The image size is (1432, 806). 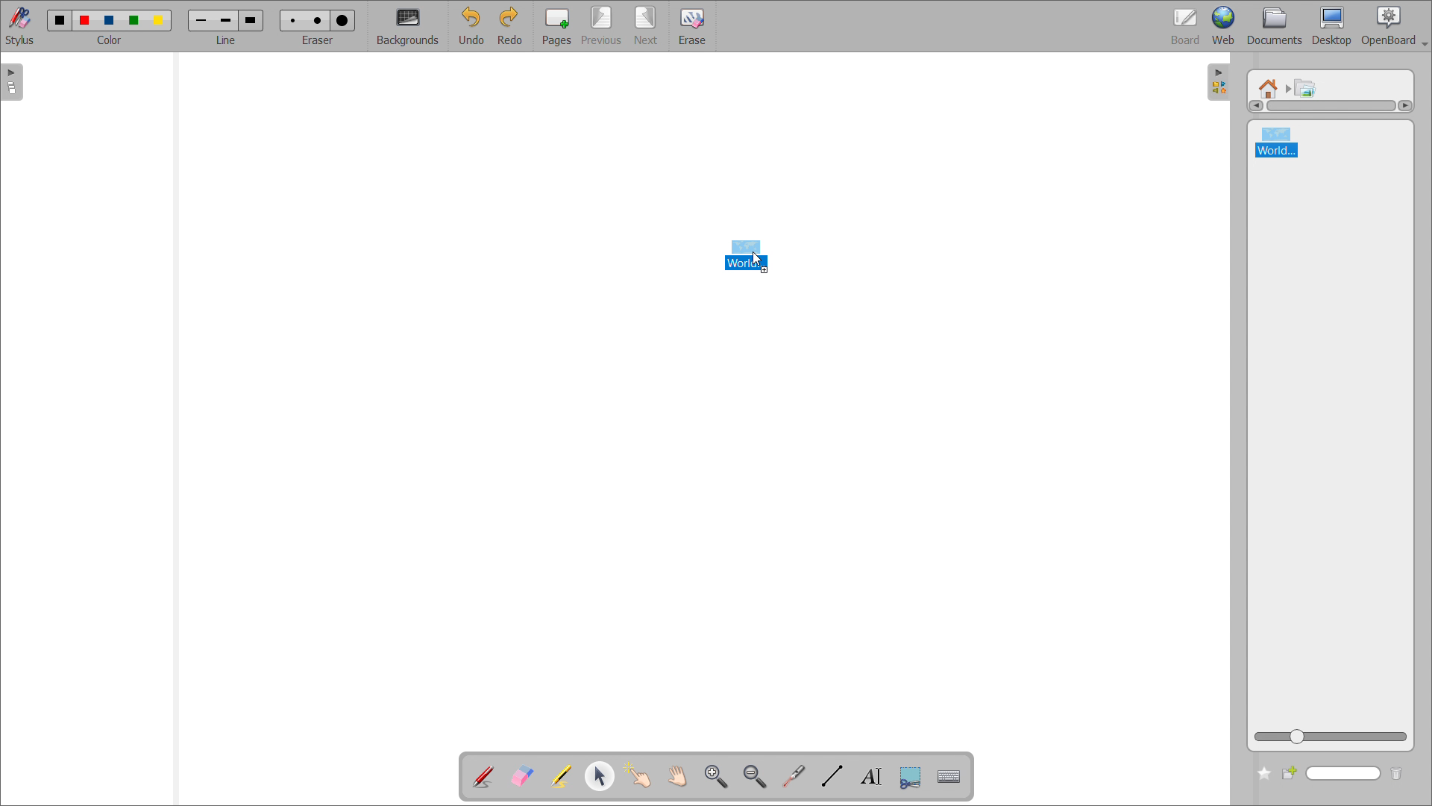 I want to click on zoom out, so click(x=755, y=777).